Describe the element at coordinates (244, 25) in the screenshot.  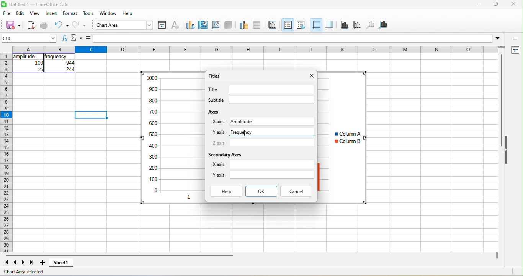
I see `data range` at that location.